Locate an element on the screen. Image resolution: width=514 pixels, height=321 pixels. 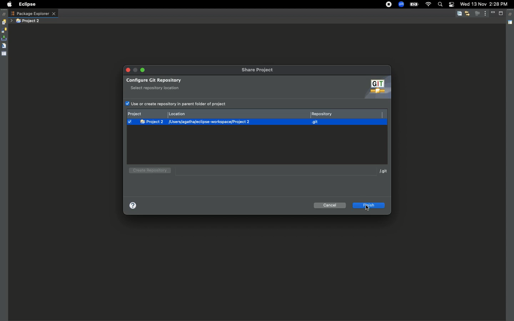
Collapse all is located at coordinates (459, 14).